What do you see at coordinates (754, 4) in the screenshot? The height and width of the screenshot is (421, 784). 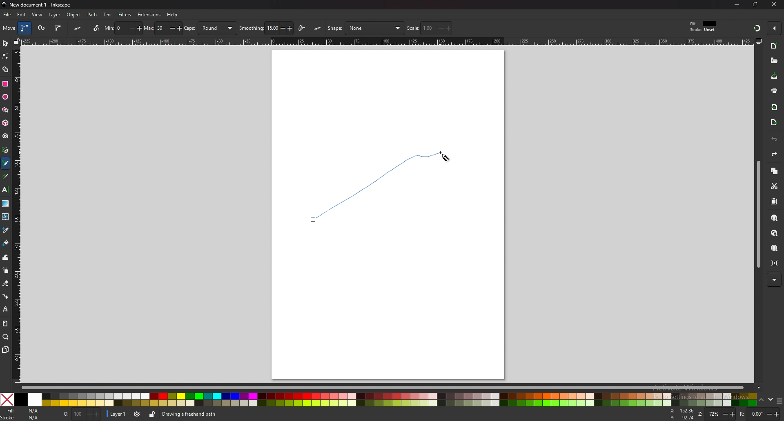 I see `resize` at bounding box center [754, 4].